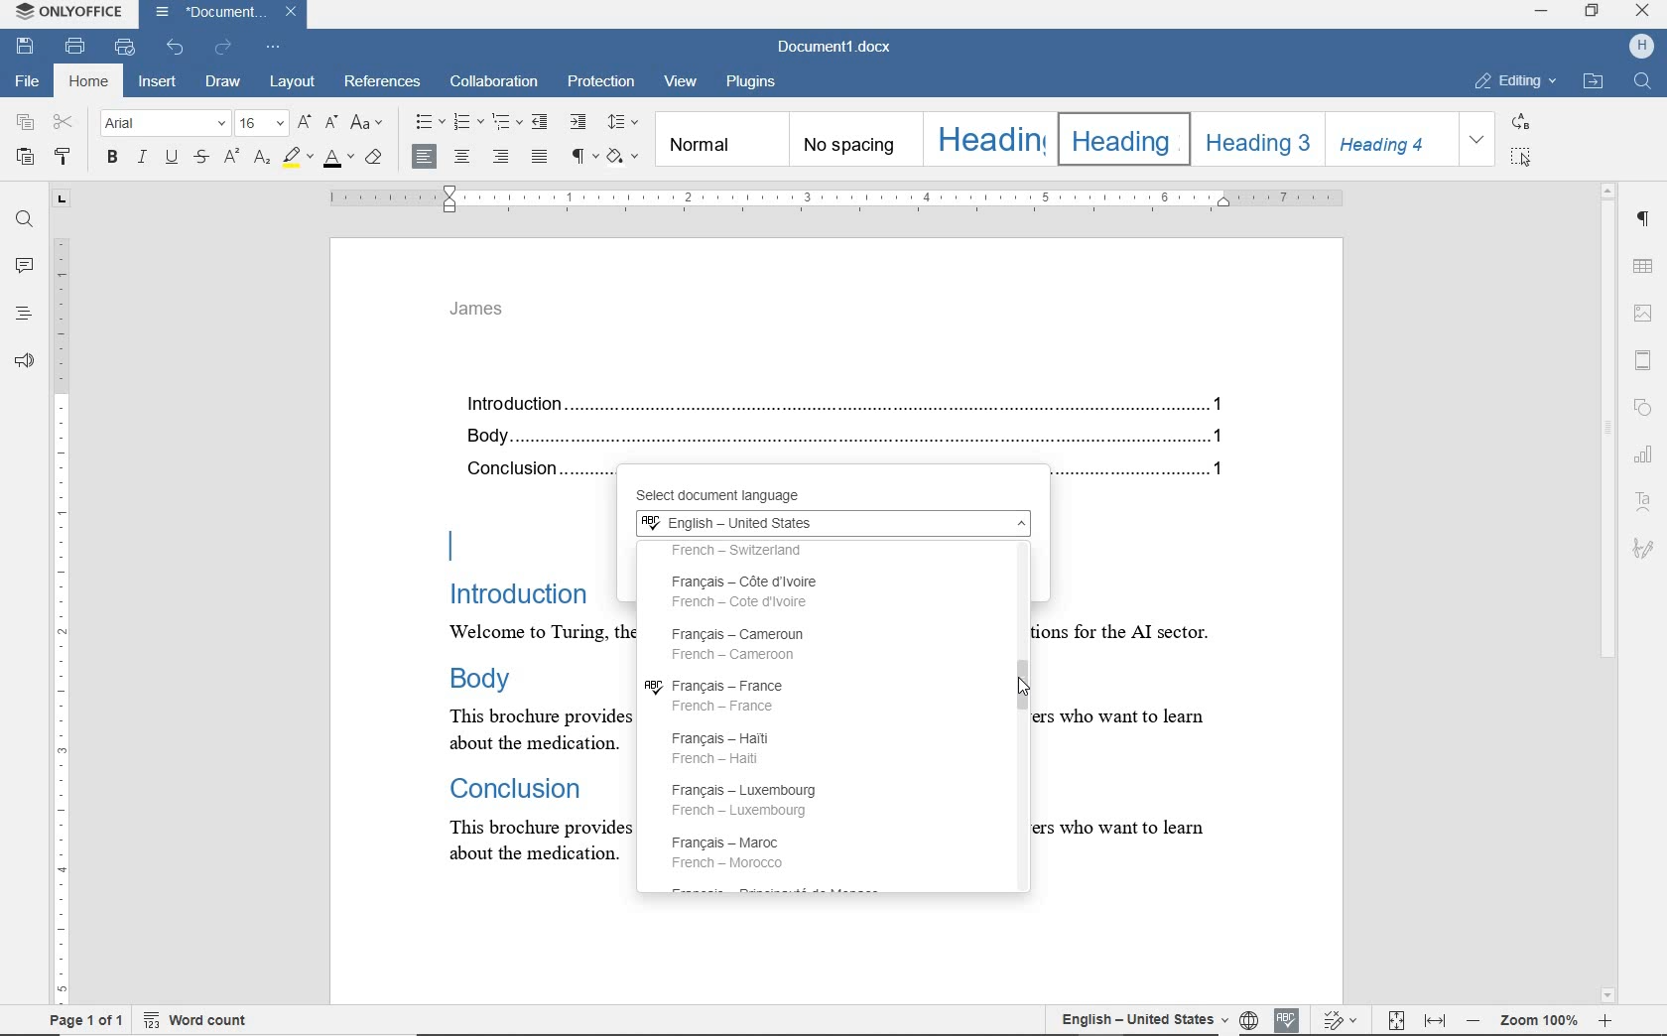  I want to click on text, so click(528, 674).